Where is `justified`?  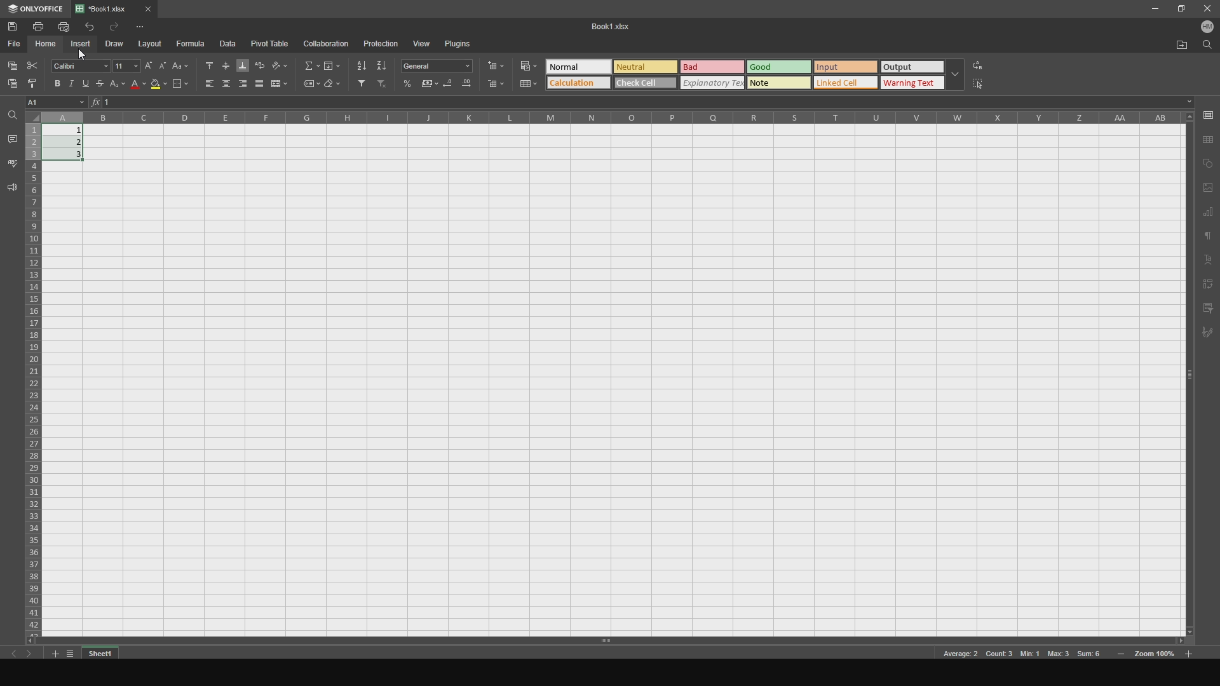
justified is located at coordinates (259, 84).